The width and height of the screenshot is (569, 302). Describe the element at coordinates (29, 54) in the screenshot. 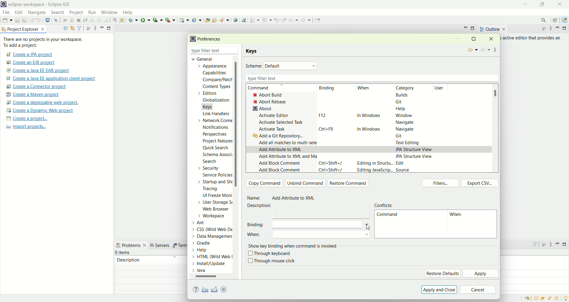

I see `create a JPA project` at that location.